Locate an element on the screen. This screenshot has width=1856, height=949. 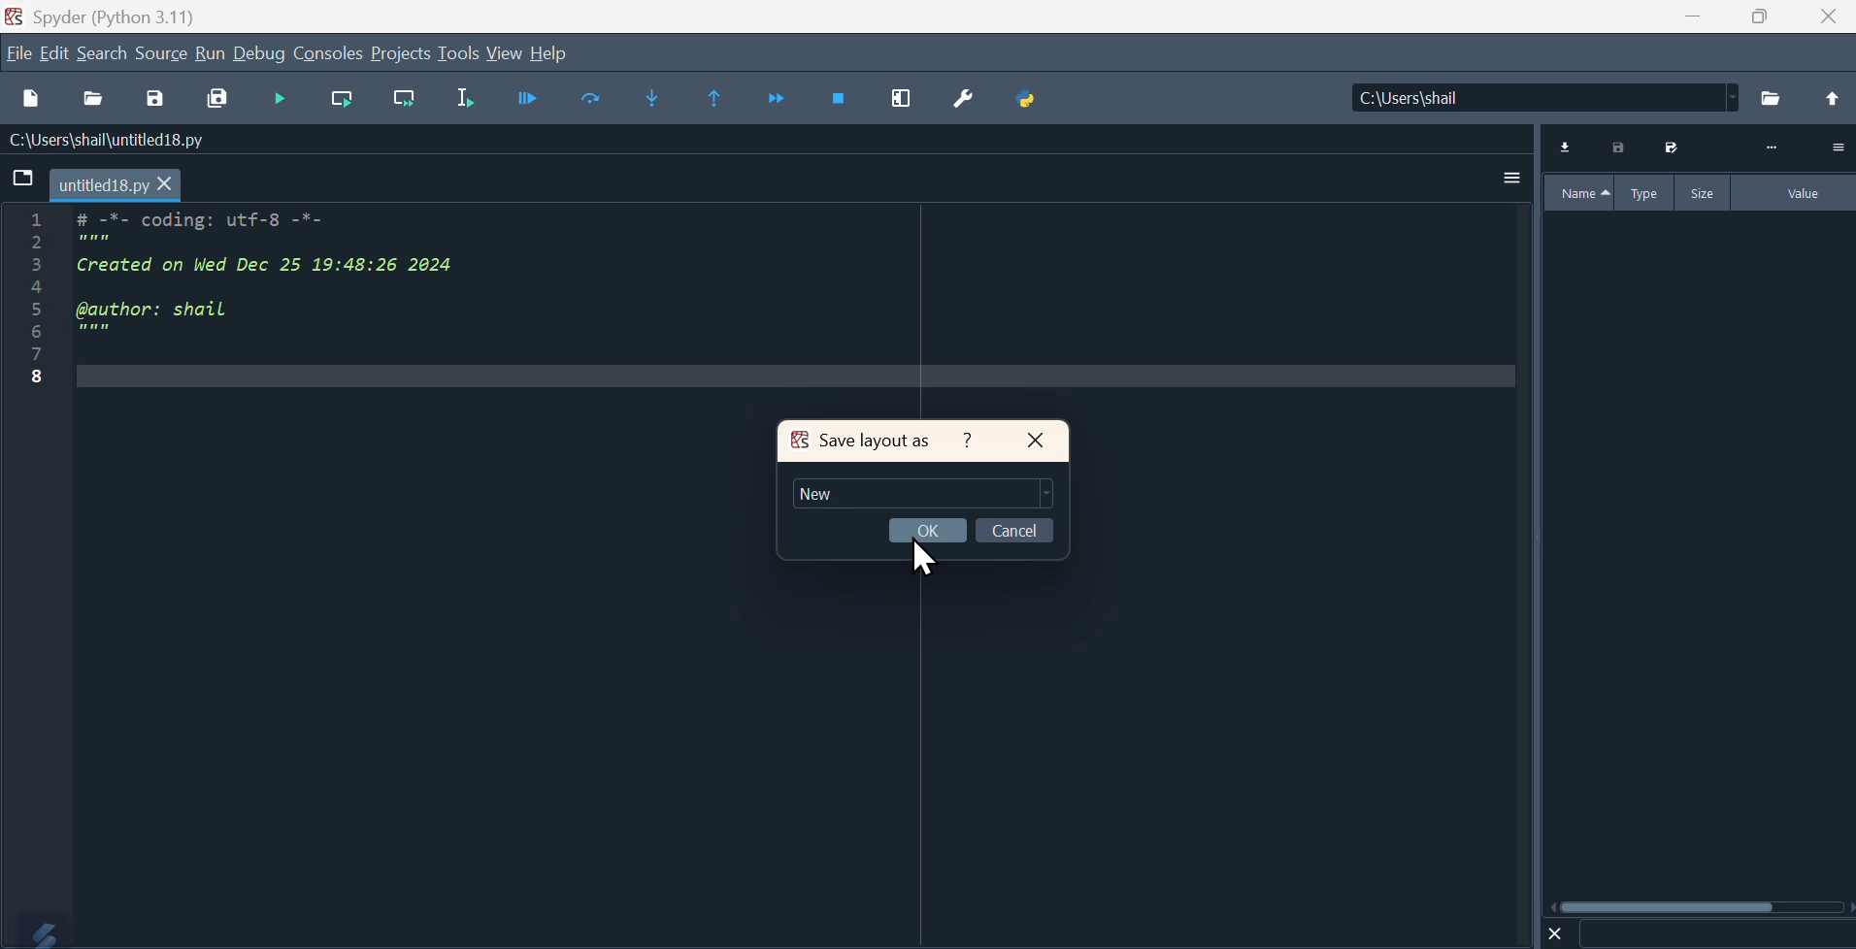
Save layout as is located at coordinates (860, 441).